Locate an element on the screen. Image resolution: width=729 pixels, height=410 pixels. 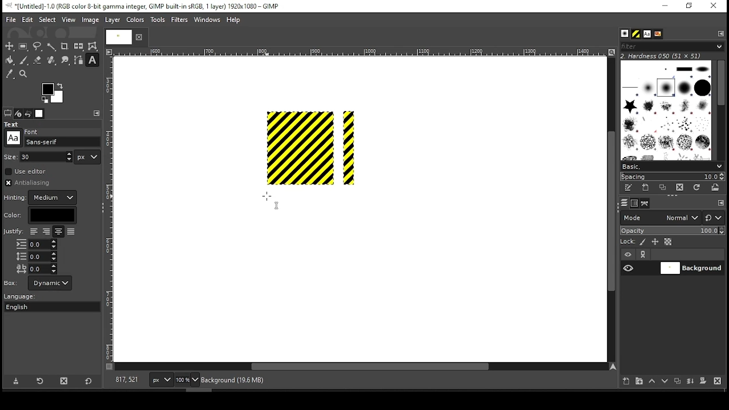
background (28.0mb) is located at coordinates (235, 380).